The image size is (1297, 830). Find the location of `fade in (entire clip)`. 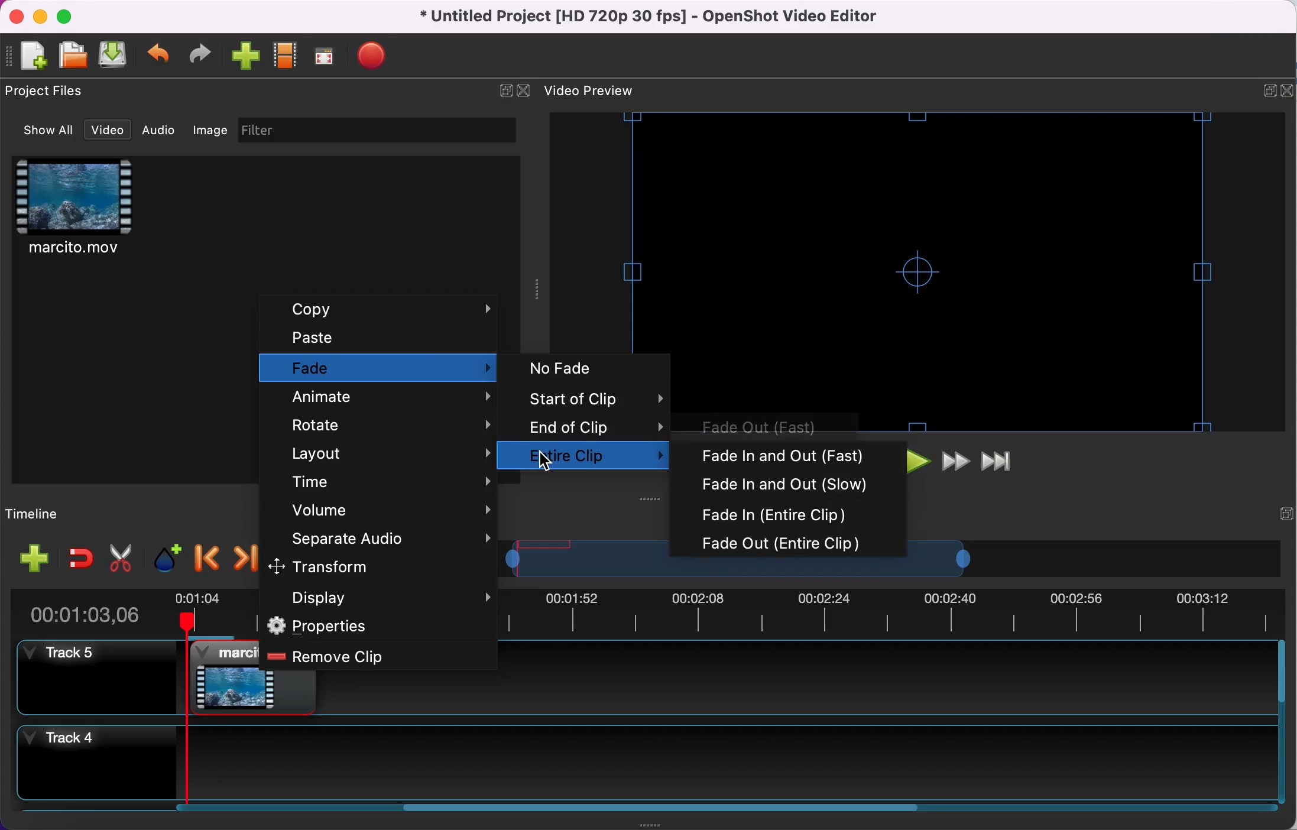

fade in (entire clip) is located at coordinates (791, 514).